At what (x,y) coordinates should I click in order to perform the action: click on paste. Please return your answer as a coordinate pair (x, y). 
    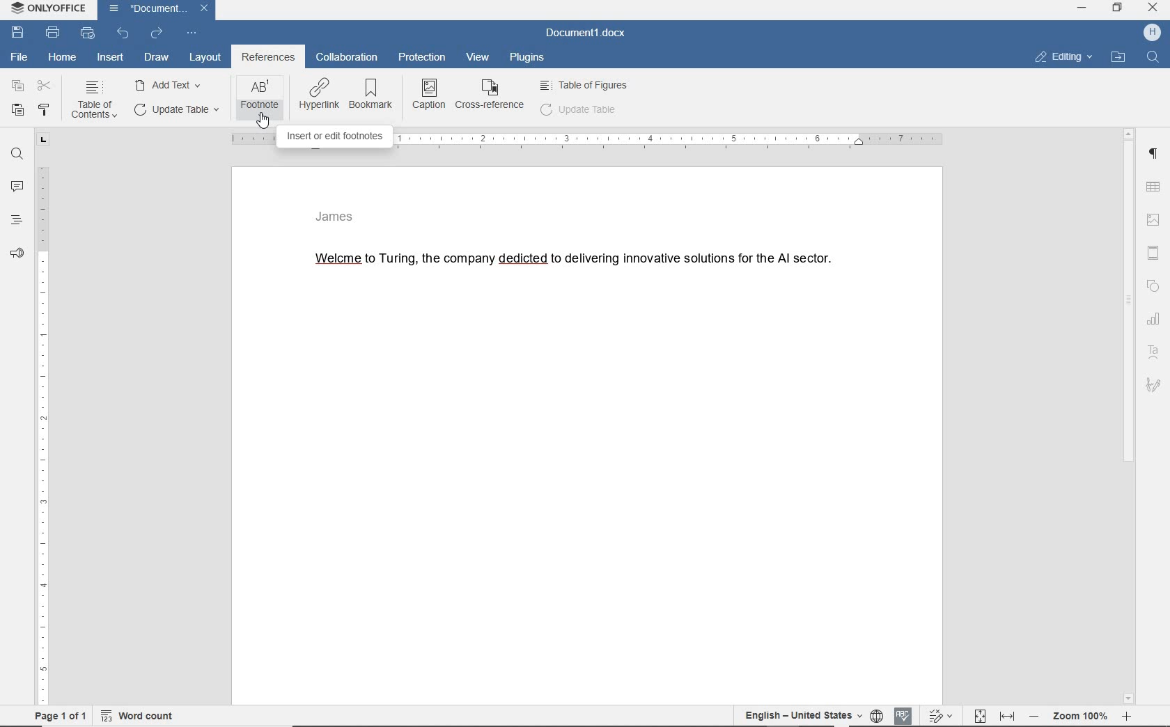
    Looking at the image, I should click on (16, 111).